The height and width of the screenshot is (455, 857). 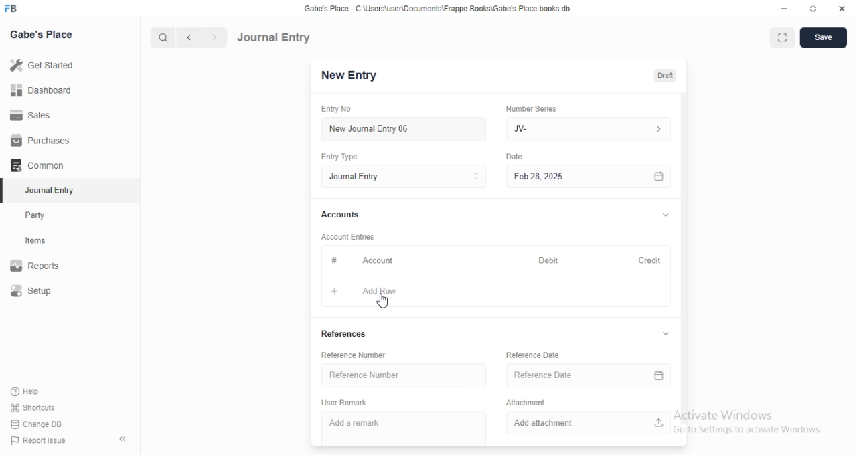 I want to click on Setup, so click(x=44, y=292).